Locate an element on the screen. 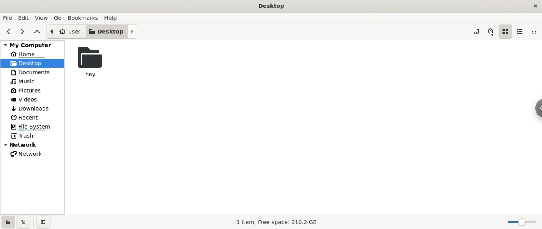 The height and width of the screenshot is (229, 542). file  is located at coordinates (8, 18).